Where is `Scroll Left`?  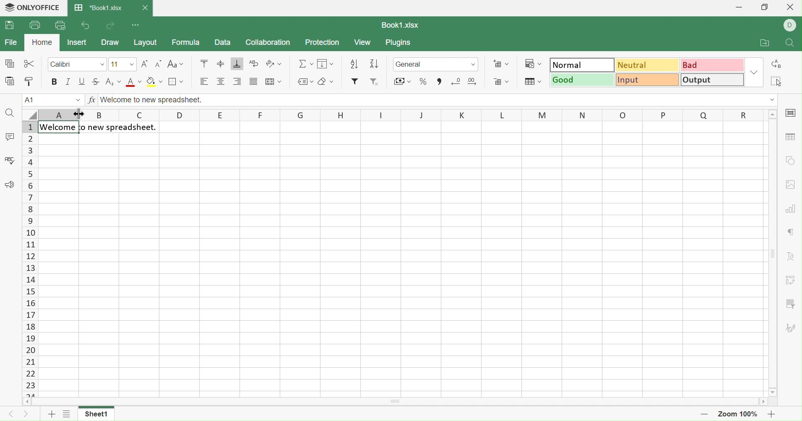 Scroll Left is located at coordinates (26, 402).